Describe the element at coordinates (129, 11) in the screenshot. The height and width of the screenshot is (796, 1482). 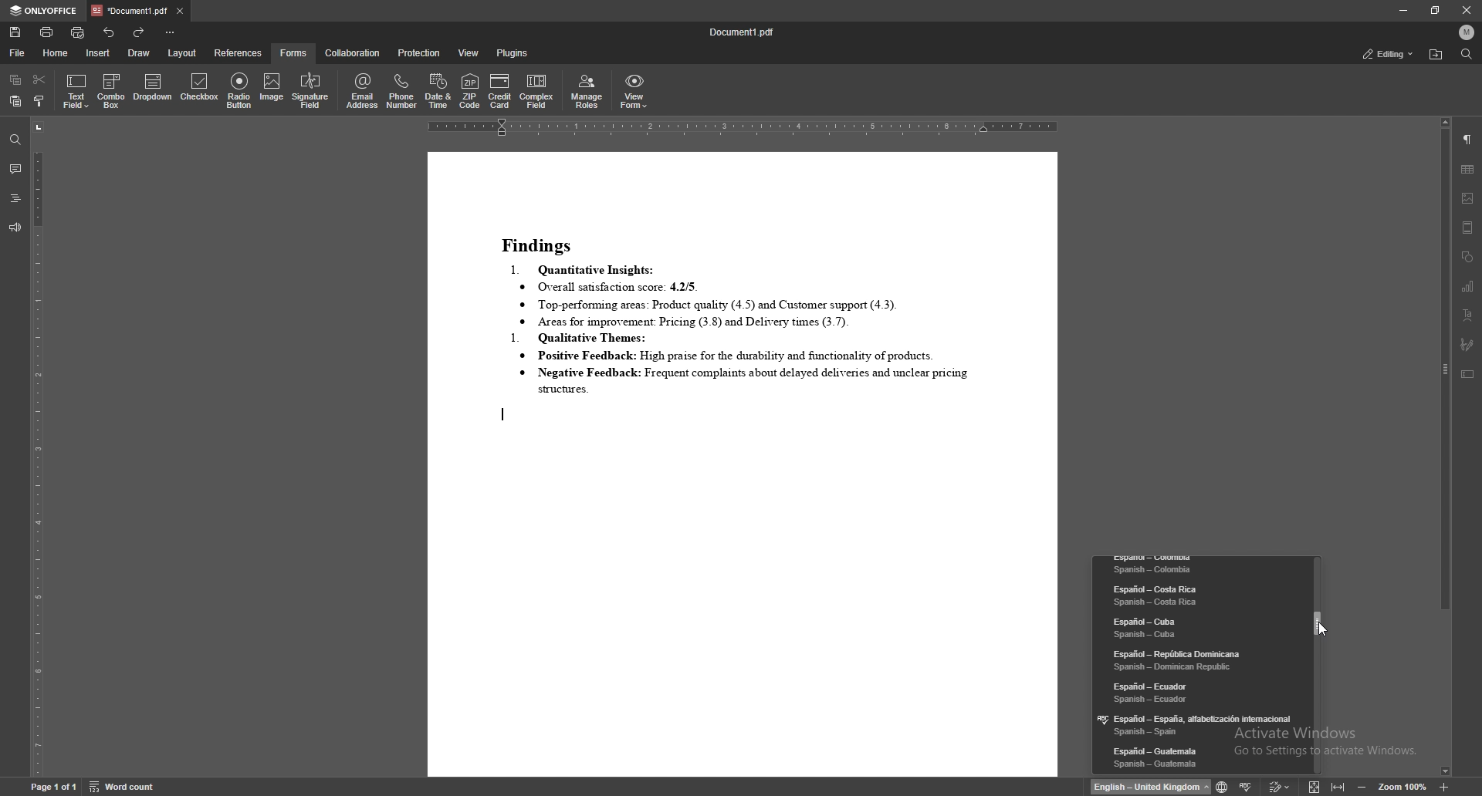
I see `tab` at that location.